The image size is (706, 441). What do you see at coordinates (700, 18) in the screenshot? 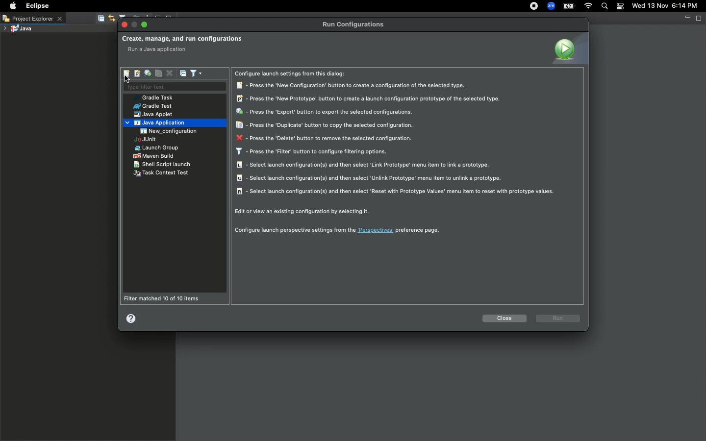
I see `Maximize` at bounding box center [700, 18].